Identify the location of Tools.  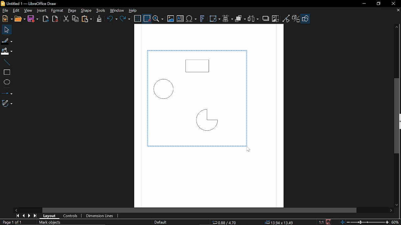
(101, 11).